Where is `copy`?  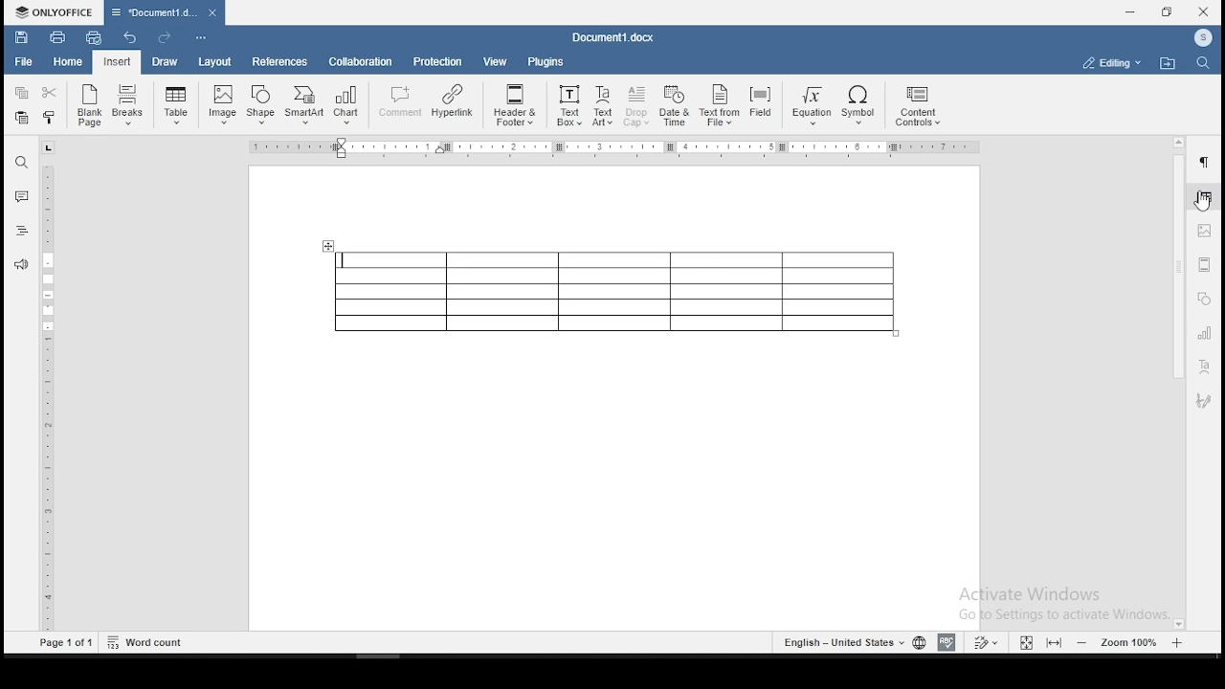 copy is located at coordinates (22, 93).